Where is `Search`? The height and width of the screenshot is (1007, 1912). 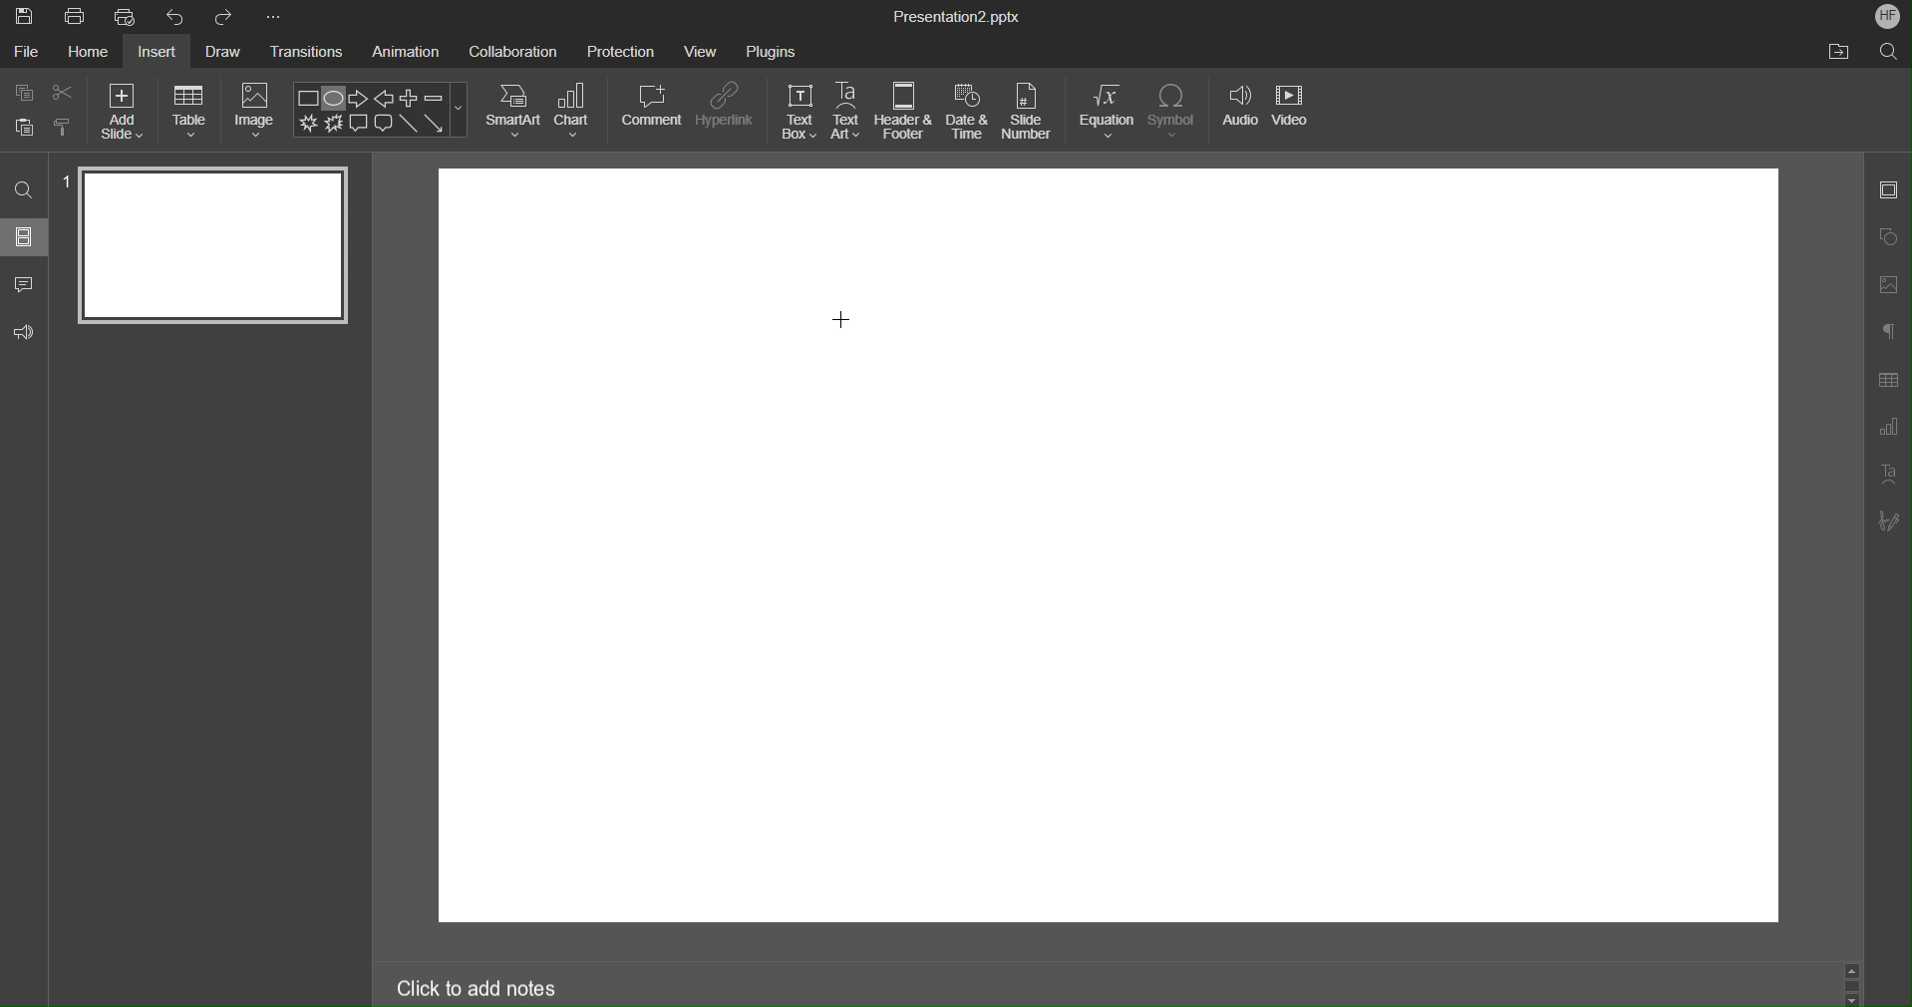
Search is located at coordinates (24, 188).